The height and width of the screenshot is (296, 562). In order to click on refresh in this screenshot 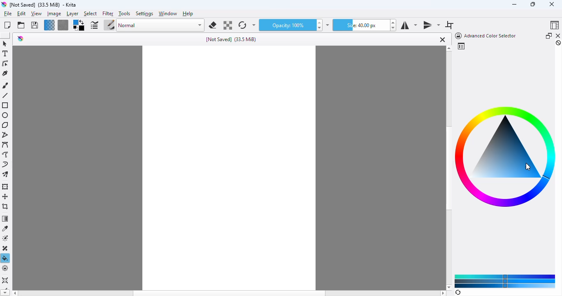, I will do `click(458, 292)`.